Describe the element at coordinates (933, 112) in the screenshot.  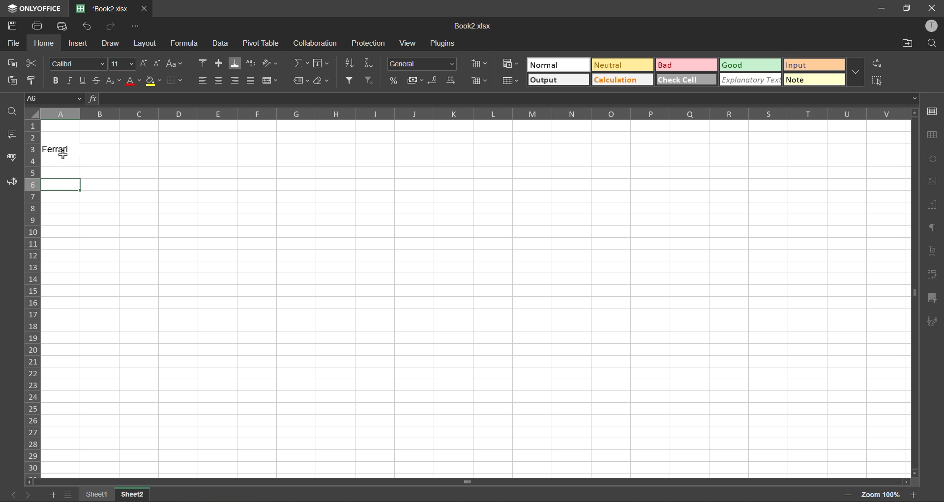
I see `cell setting` at that location.